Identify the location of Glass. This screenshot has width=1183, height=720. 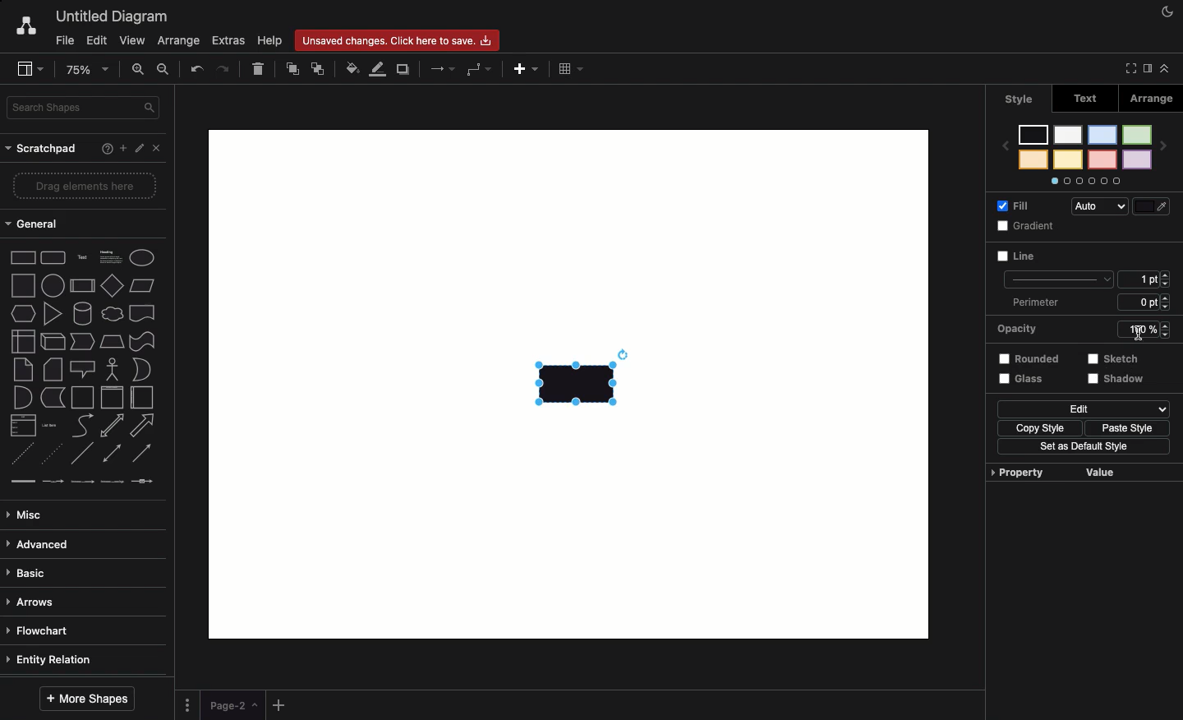
(1022, 379).